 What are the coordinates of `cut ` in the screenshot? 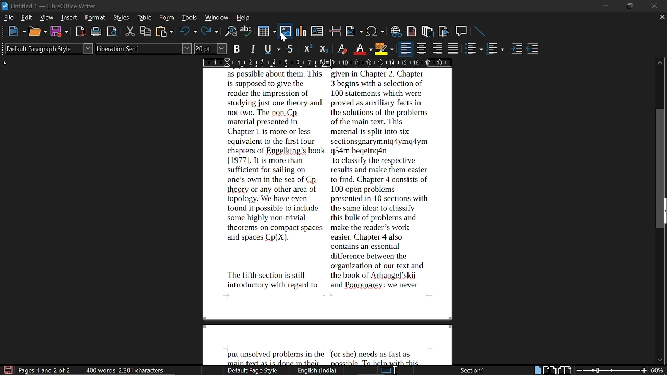 It's located at (128, 31).